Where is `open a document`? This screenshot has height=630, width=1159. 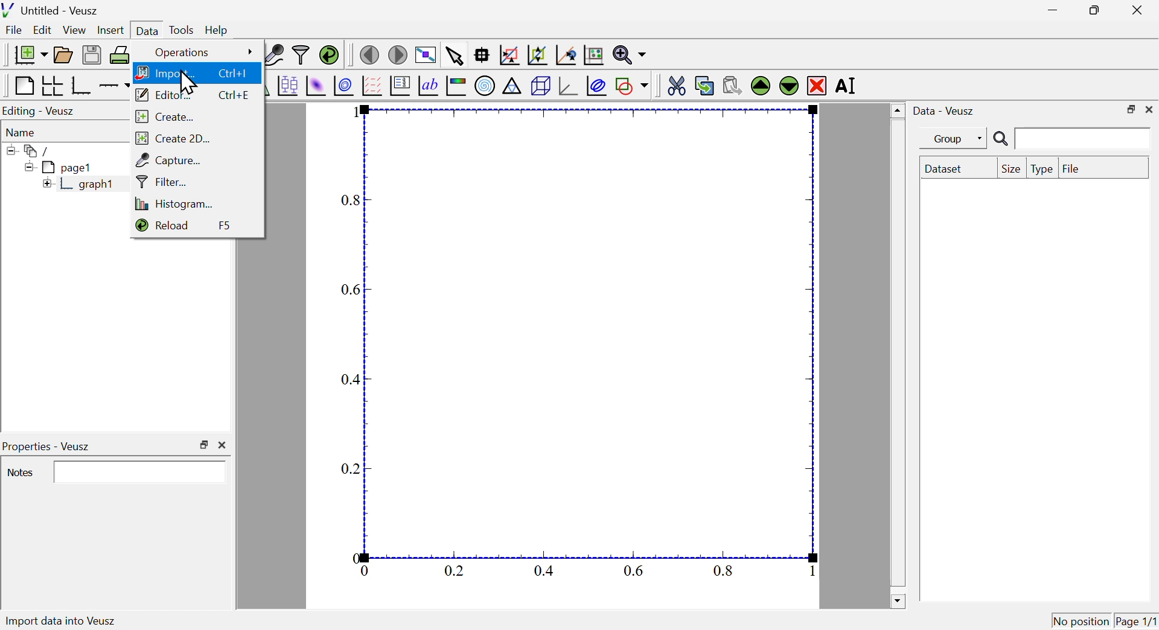 open a document is located at coordinates (65, 54).